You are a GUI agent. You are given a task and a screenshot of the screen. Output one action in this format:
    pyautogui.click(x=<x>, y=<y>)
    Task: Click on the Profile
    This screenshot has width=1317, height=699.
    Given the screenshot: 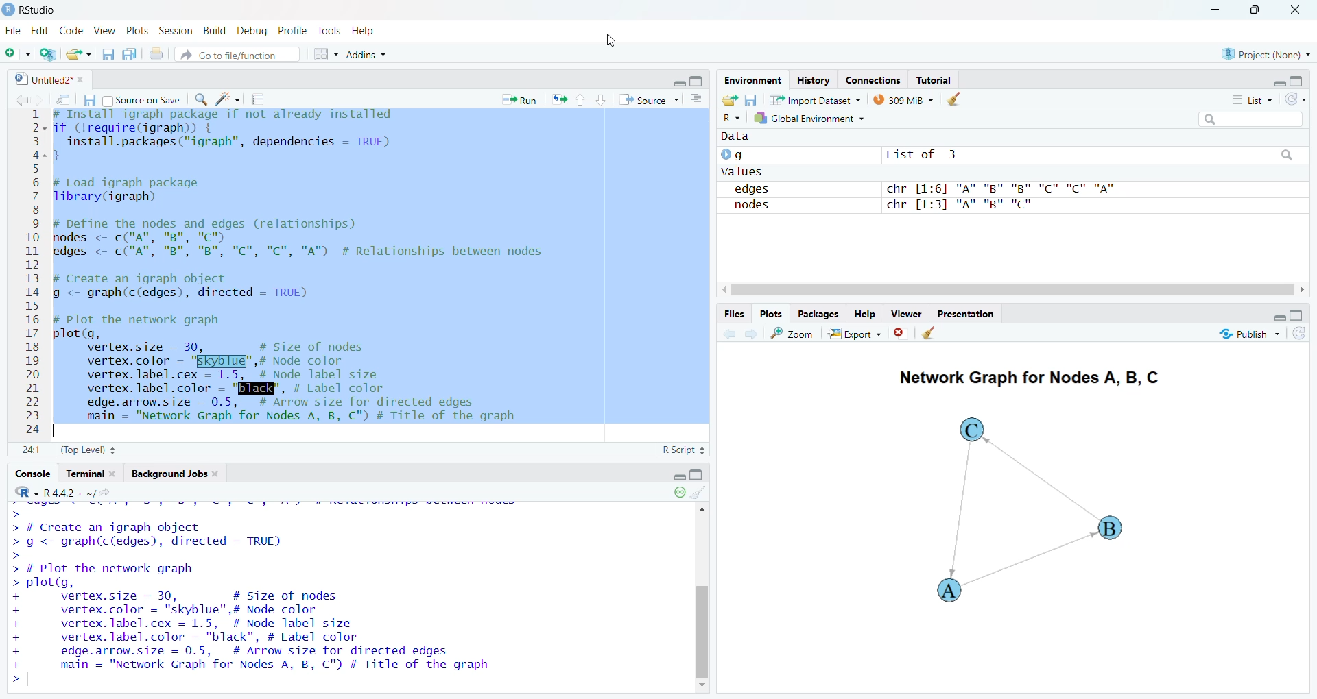 What is the action you would take?
    pyautogui.click(x=292, y=31)
    